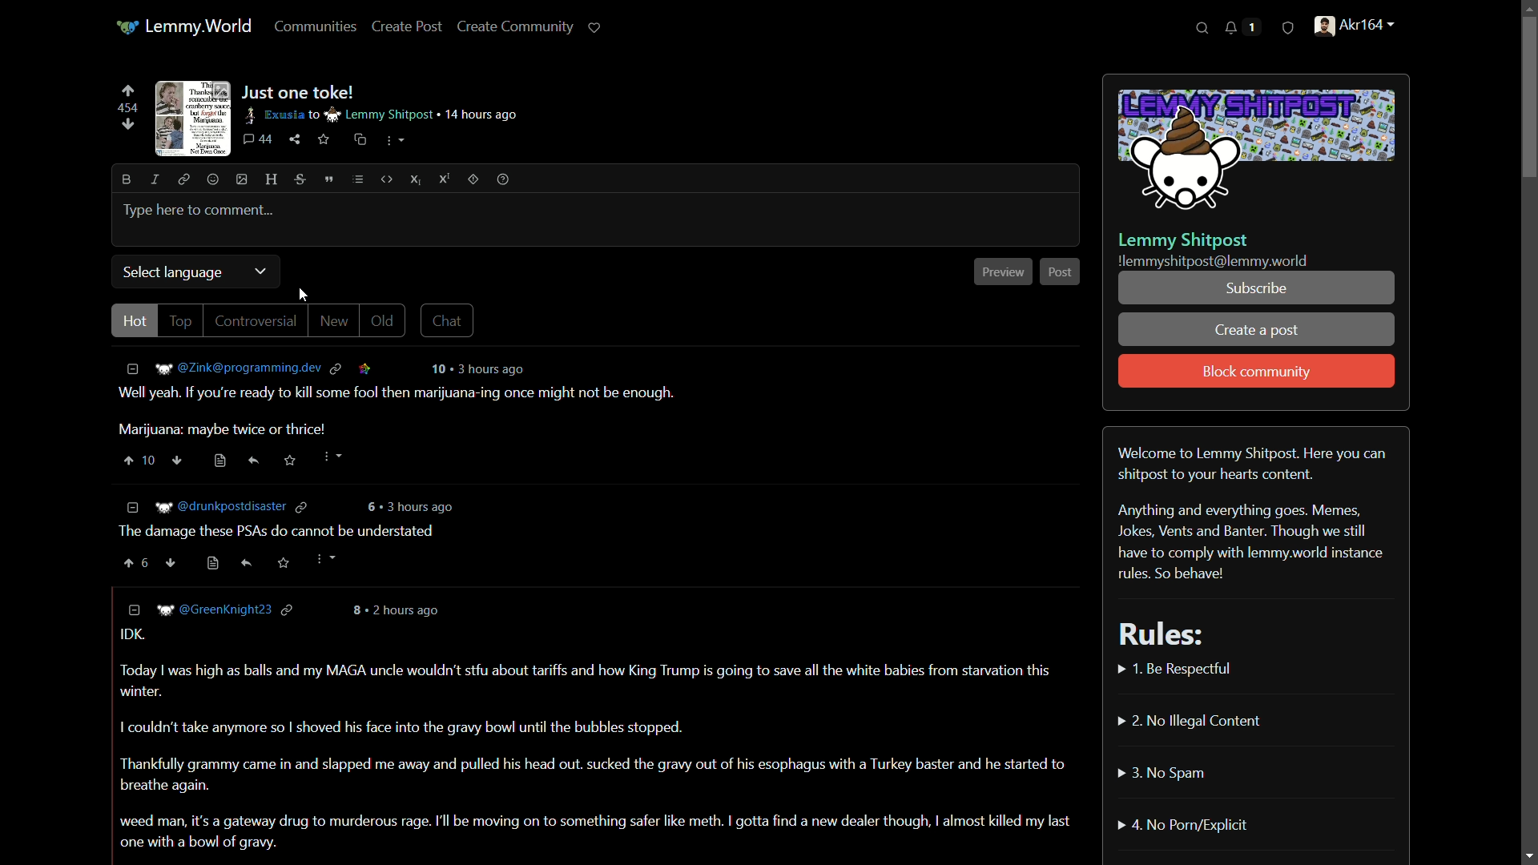 The height and width of the screenshot is (865, 1538). Describe the element at coordinates (213, 610) in the screenshot. I see `@GreenKnight23` at that location.